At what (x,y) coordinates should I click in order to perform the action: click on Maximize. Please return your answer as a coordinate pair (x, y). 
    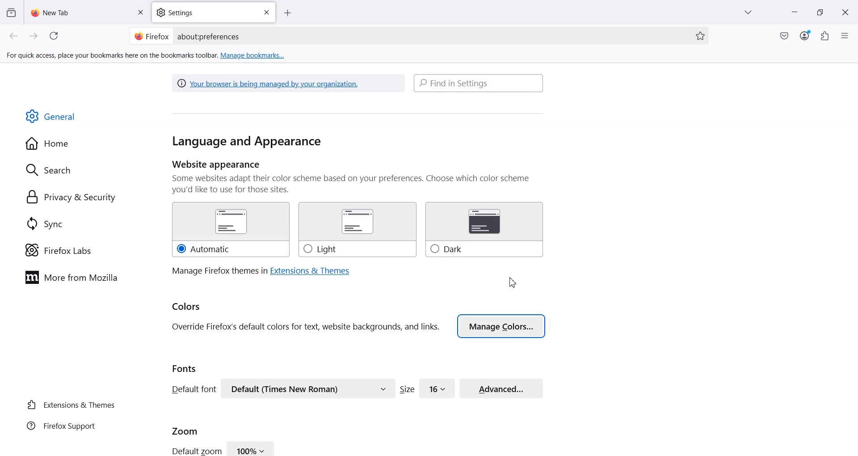
    Looking at the image, I should click on (820, 13).